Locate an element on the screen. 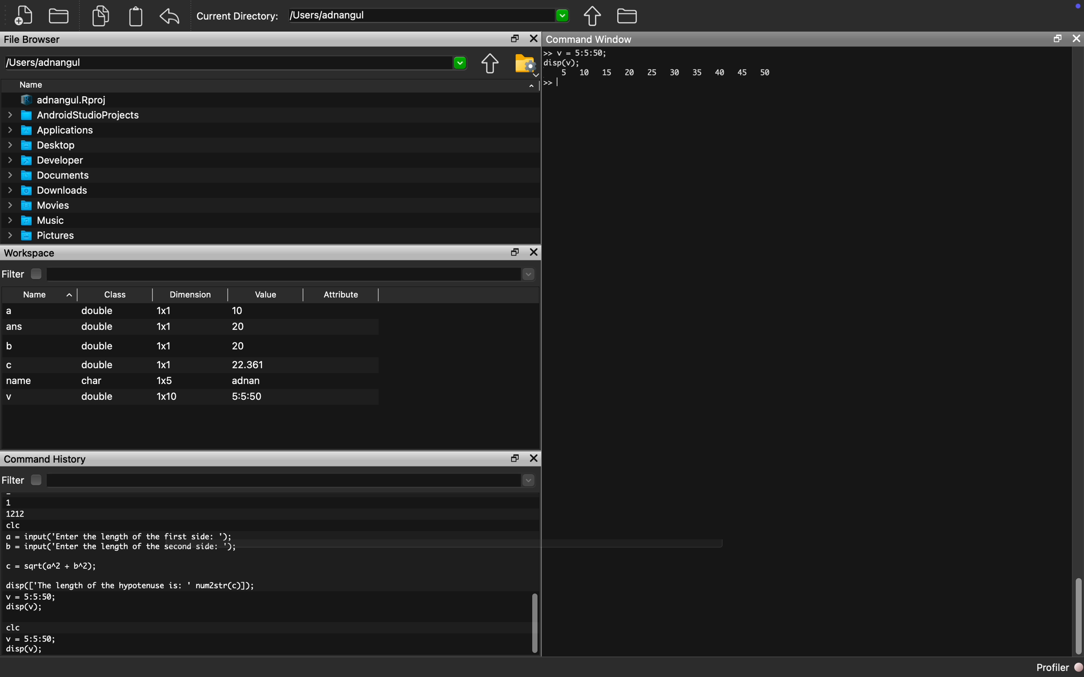 This screenshot has height=677, width=1084. Attribute is located at coordinates (340, 294).